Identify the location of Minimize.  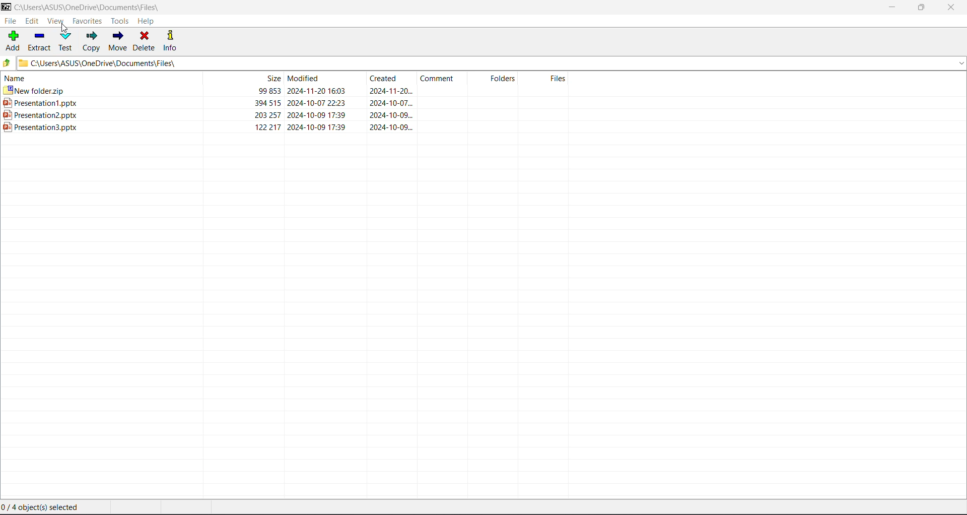
(892, 8).